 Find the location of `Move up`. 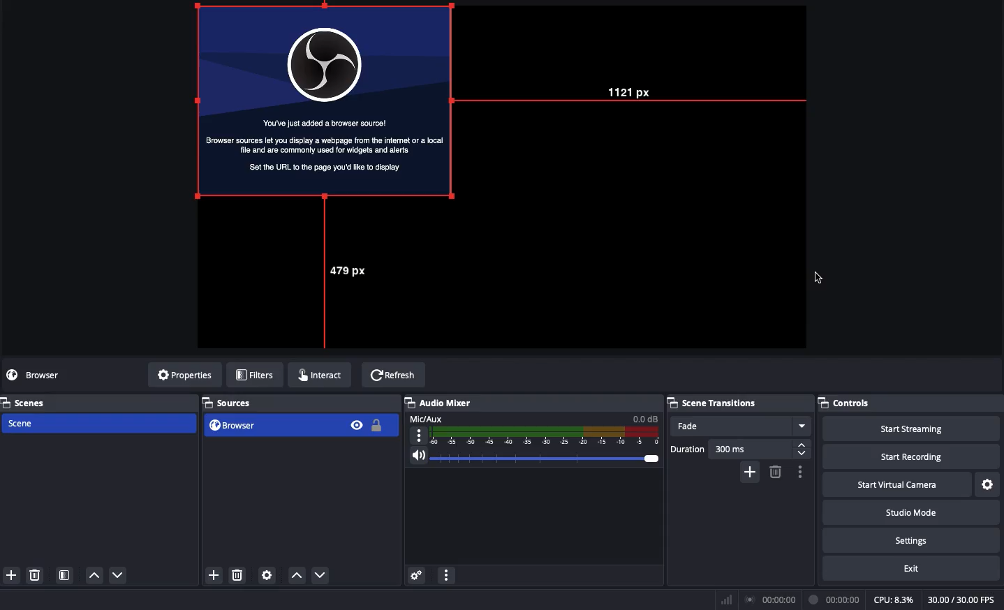

Move up is located at coordinates (295, 574).